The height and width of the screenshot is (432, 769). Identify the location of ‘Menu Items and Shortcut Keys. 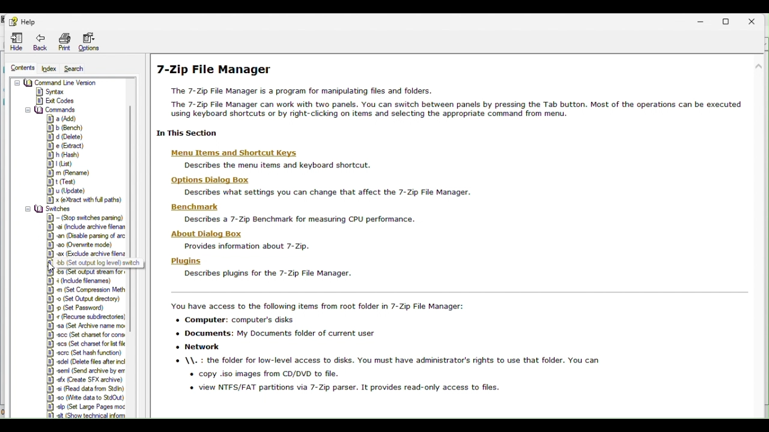
(230, 153).